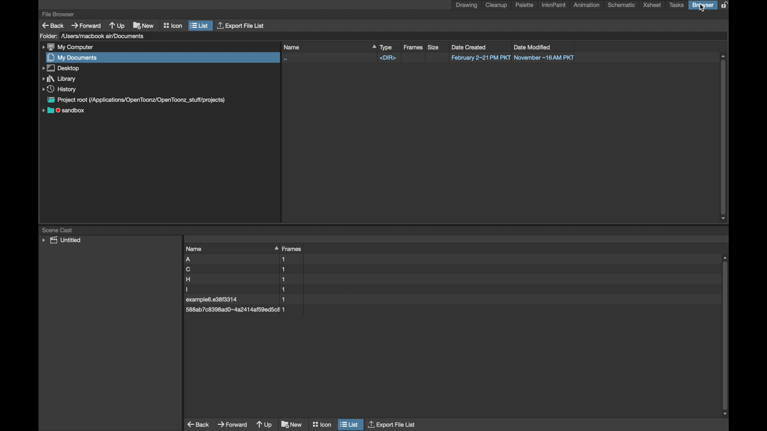 This screenshot has height=431, width=767. Describe the element at coordinates (322, 46) in the screenshot. I see `name` at that location.